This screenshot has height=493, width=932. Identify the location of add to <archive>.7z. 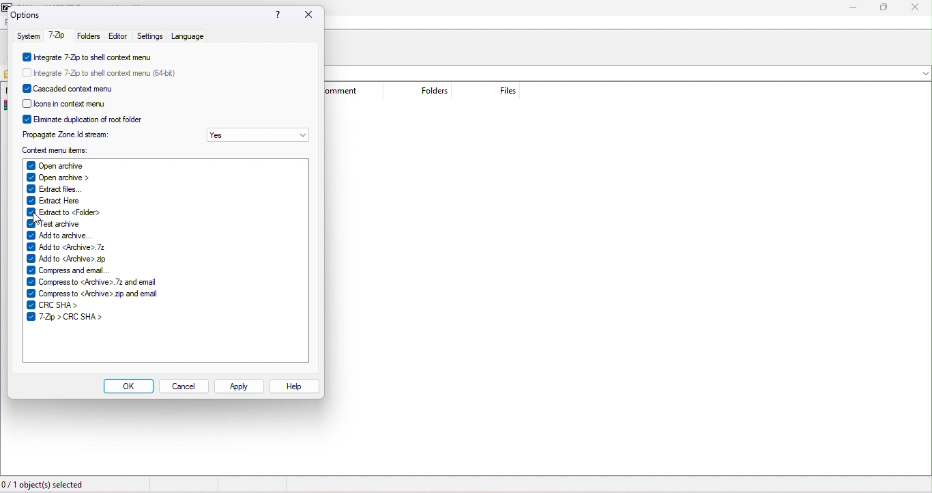
(67, 247).